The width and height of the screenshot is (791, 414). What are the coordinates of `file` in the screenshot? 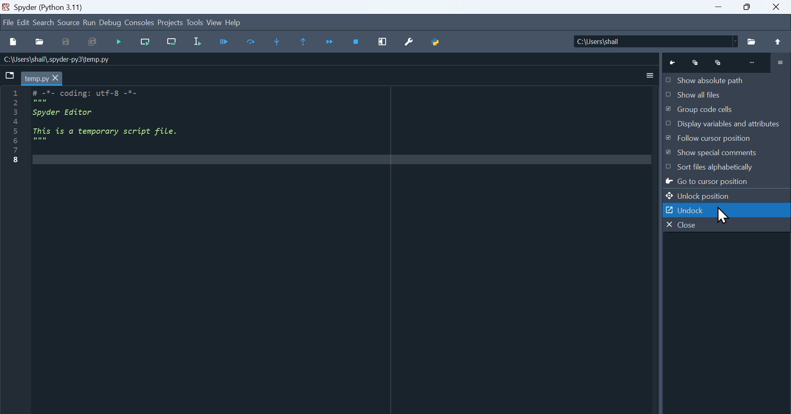 It's located at (7, 22).